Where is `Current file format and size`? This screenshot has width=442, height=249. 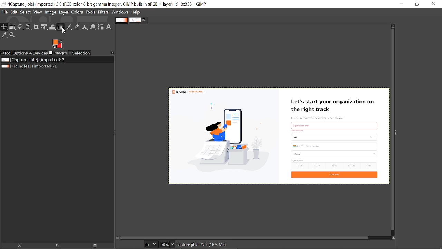
Current file format and size is located at coordinates (201, 245).